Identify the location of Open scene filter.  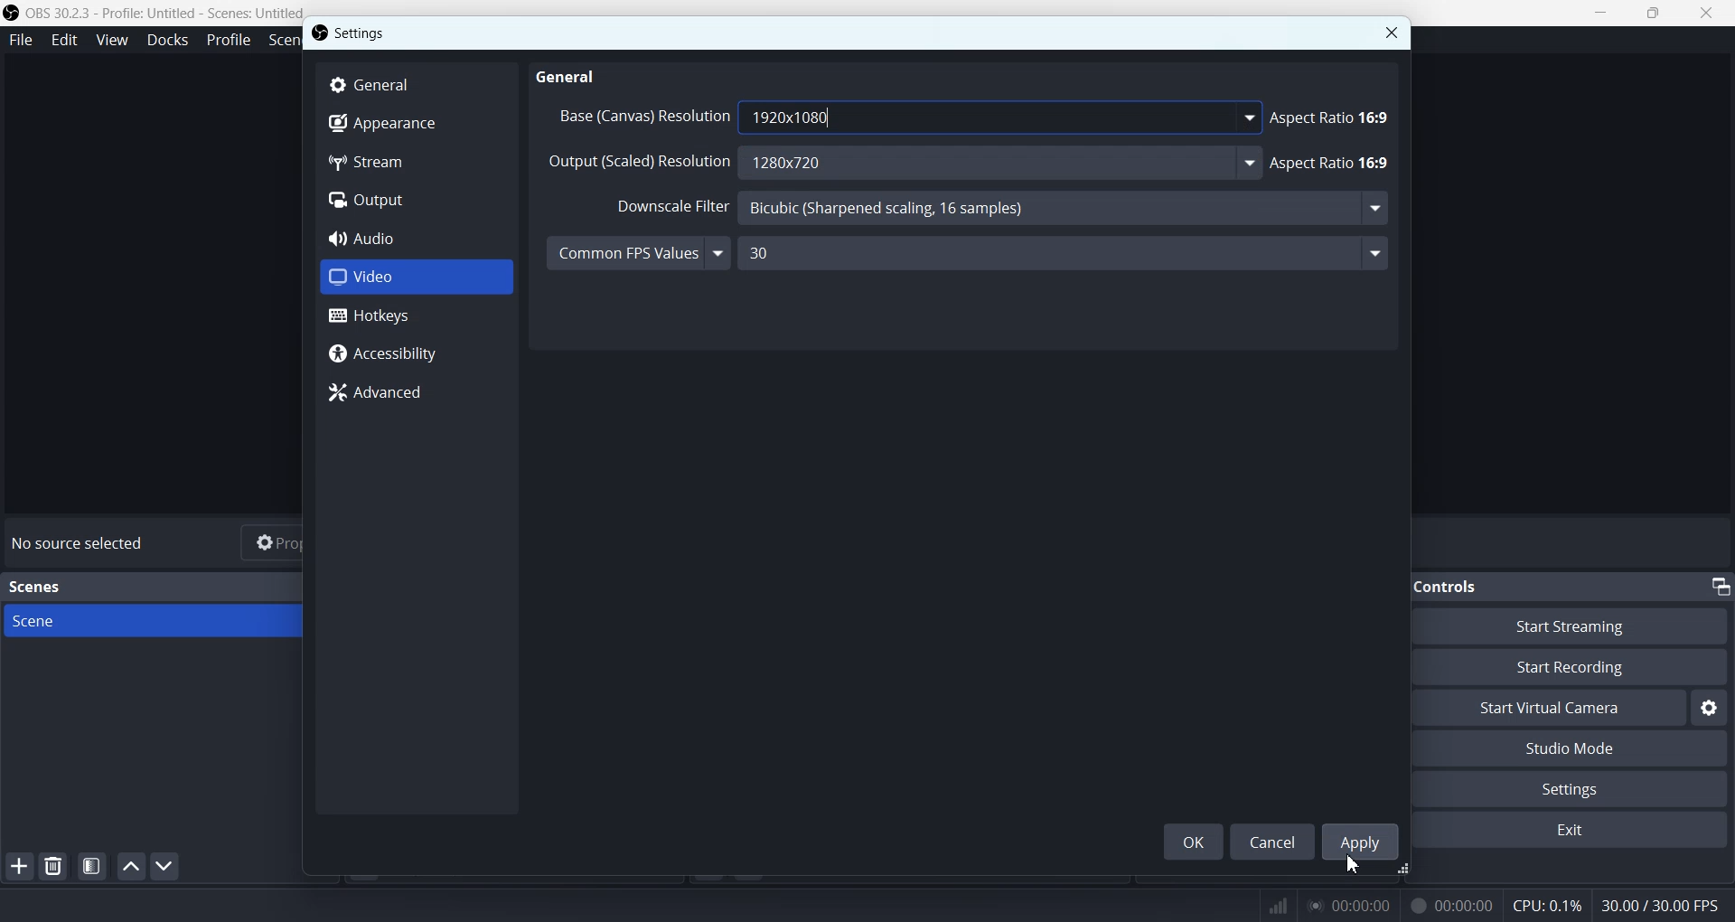
(92, 866).